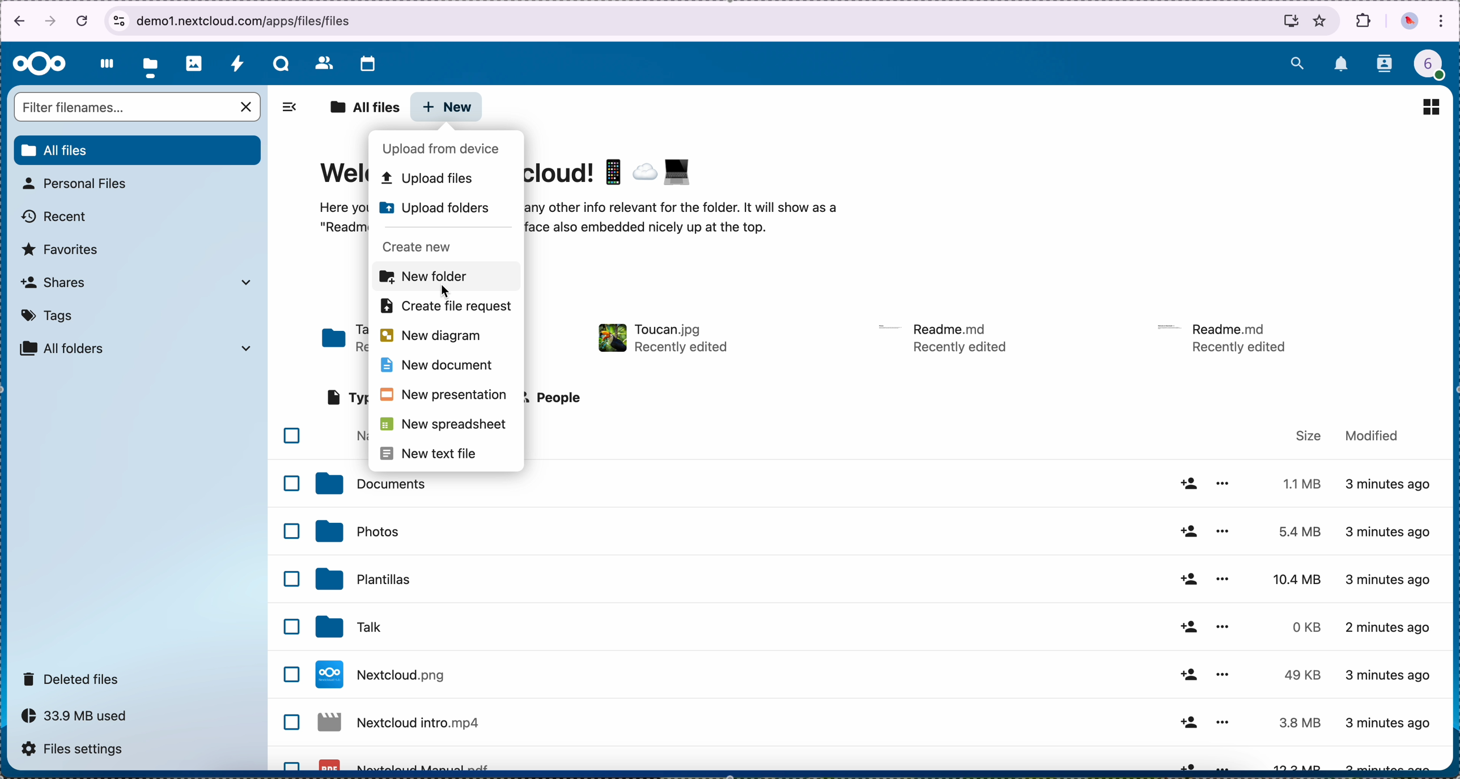 The image size is (1460, 779). What do you see at coordinates (1309, 627) in the screenshot?
I see `0 KB` at bounding box center [1309, 627].